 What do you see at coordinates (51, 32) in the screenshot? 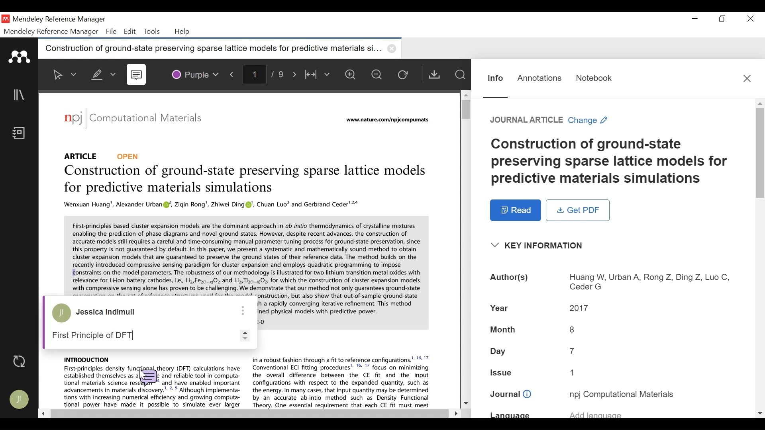
I see `Mendeley Reference Manager` at bounding box center [51, 32].